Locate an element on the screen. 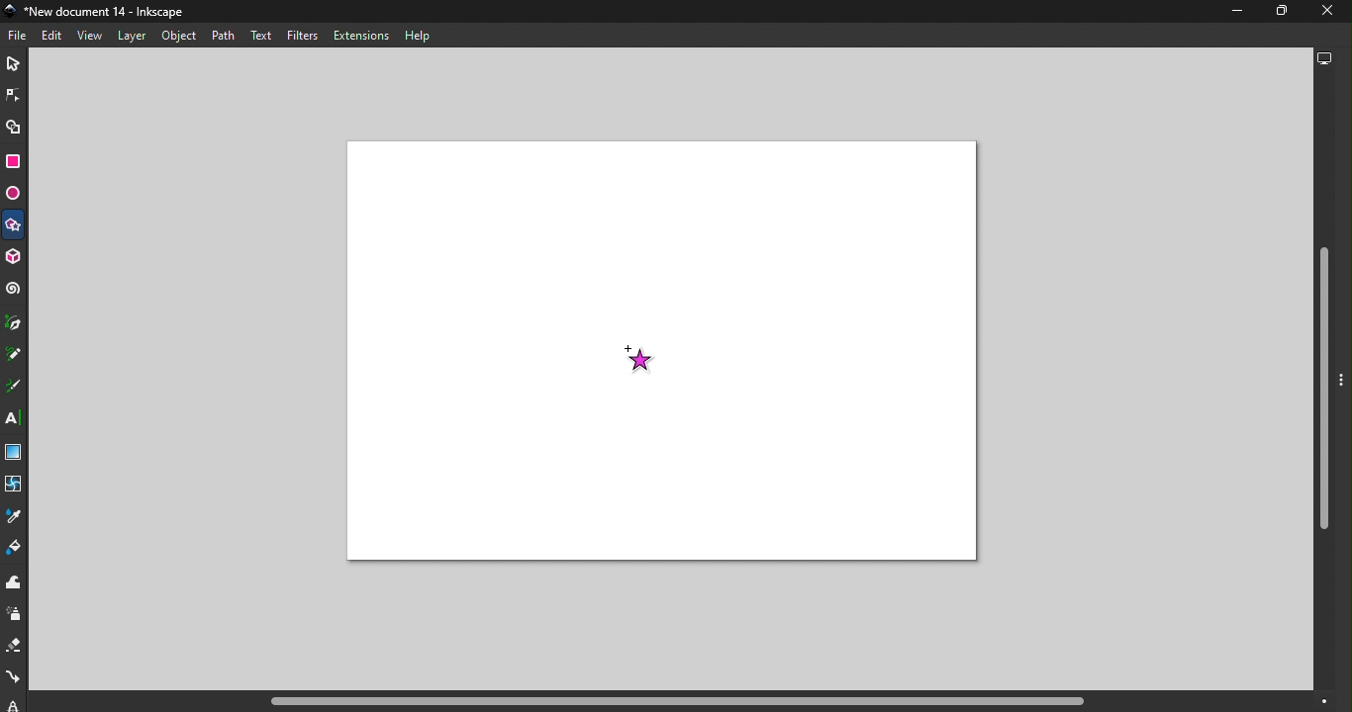  Text is located at coordinates (260, 35).